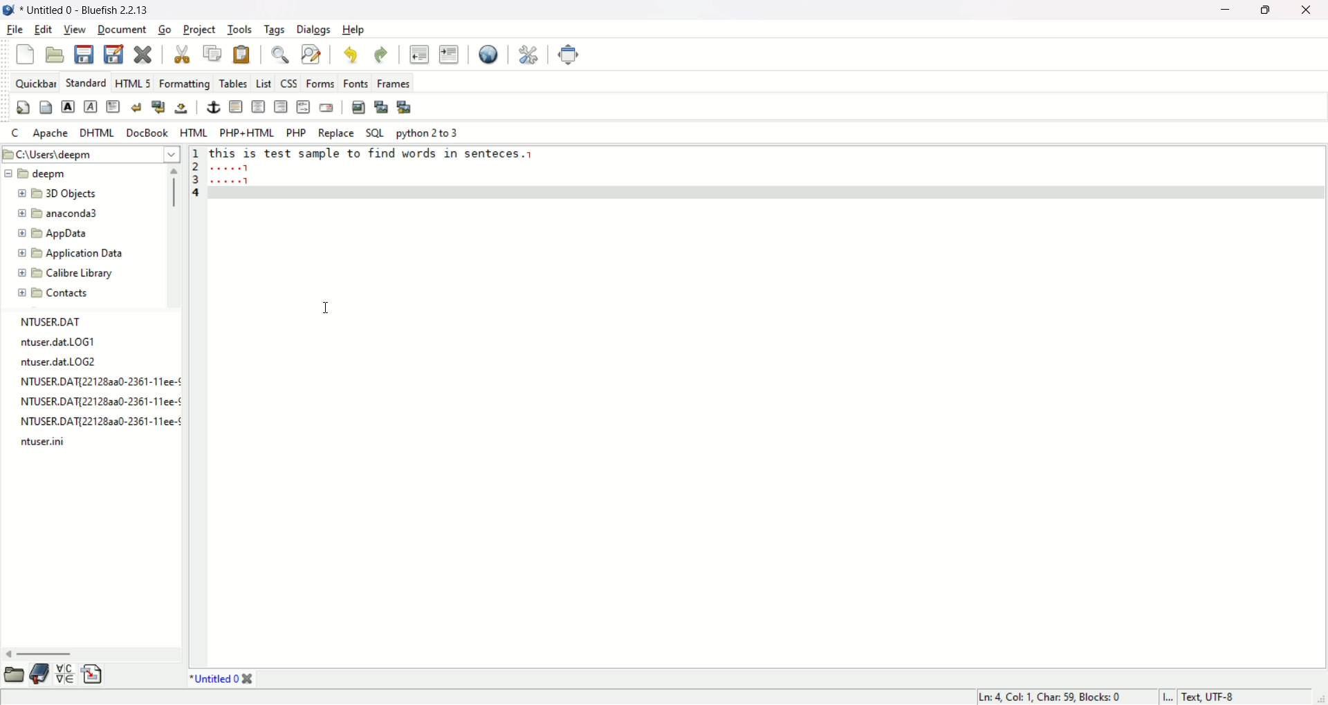 This screenshot has width=1328, height=705. What do you see at coordinates (55, 54) in the screenshot?
I see `open file` at bounding box center [55, 54].